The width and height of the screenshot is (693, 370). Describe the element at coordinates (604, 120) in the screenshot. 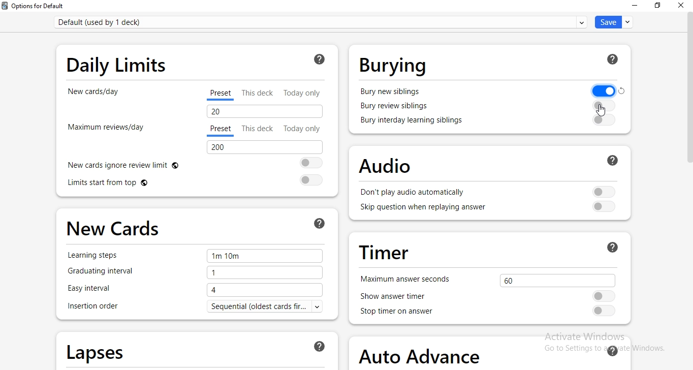

I see `toggle` at that location.